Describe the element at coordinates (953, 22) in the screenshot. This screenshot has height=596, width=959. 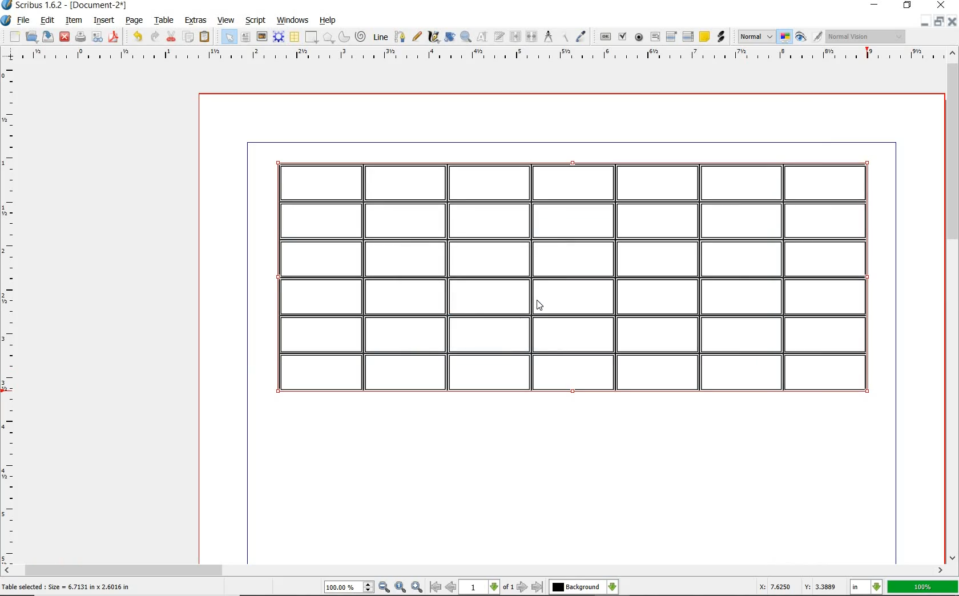
I see `close` at that location.